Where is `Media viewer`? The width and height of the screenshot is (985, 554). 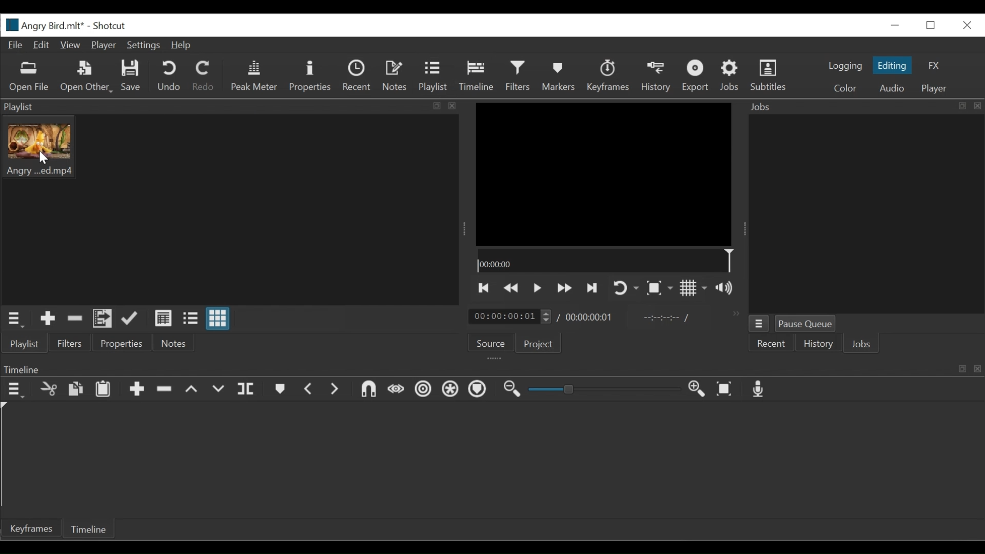 Media viewer is located at coordinates (604, 175).